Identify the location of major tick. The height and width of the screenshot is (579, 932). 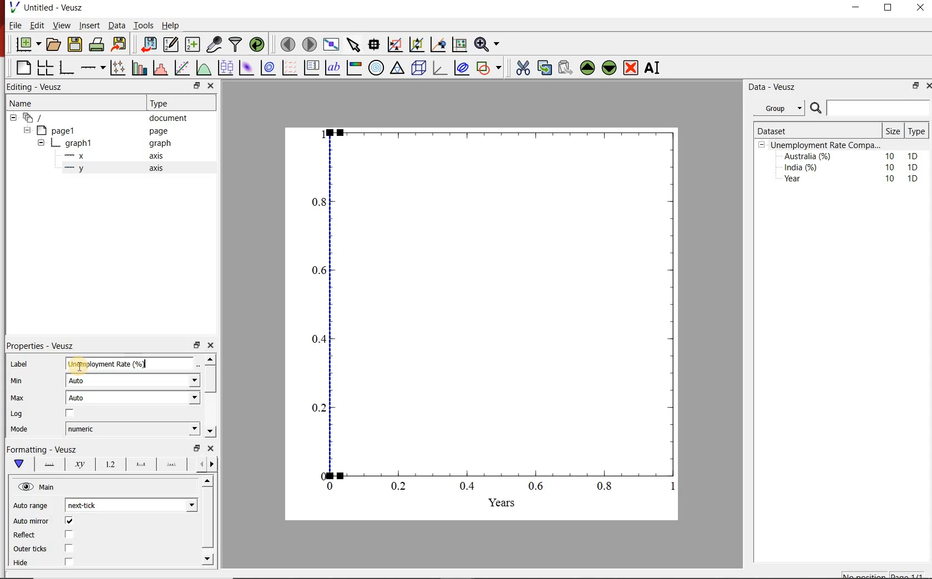
(141, 464).